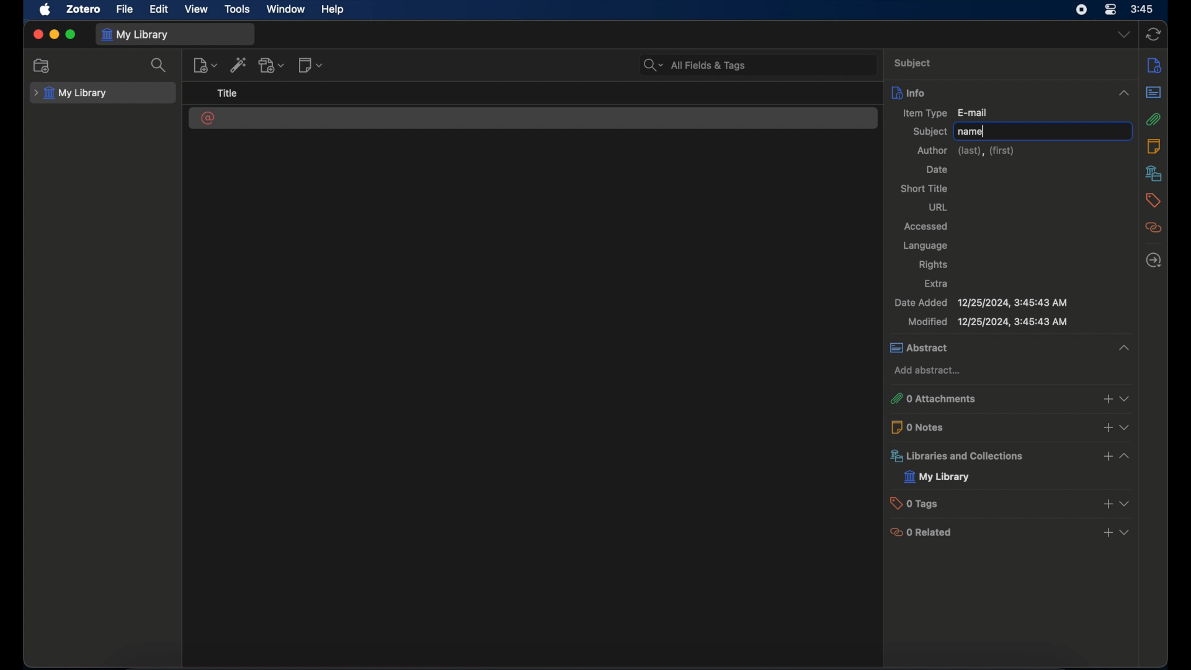 The image size is (1191, 670). I want to click on related, so click(1154, 228).